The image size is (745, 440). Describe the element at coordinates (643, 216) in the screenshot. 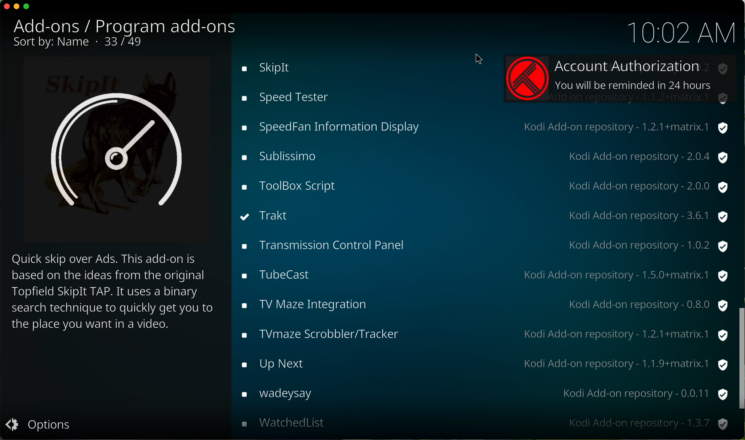

I see `kodi add-on` at that location.